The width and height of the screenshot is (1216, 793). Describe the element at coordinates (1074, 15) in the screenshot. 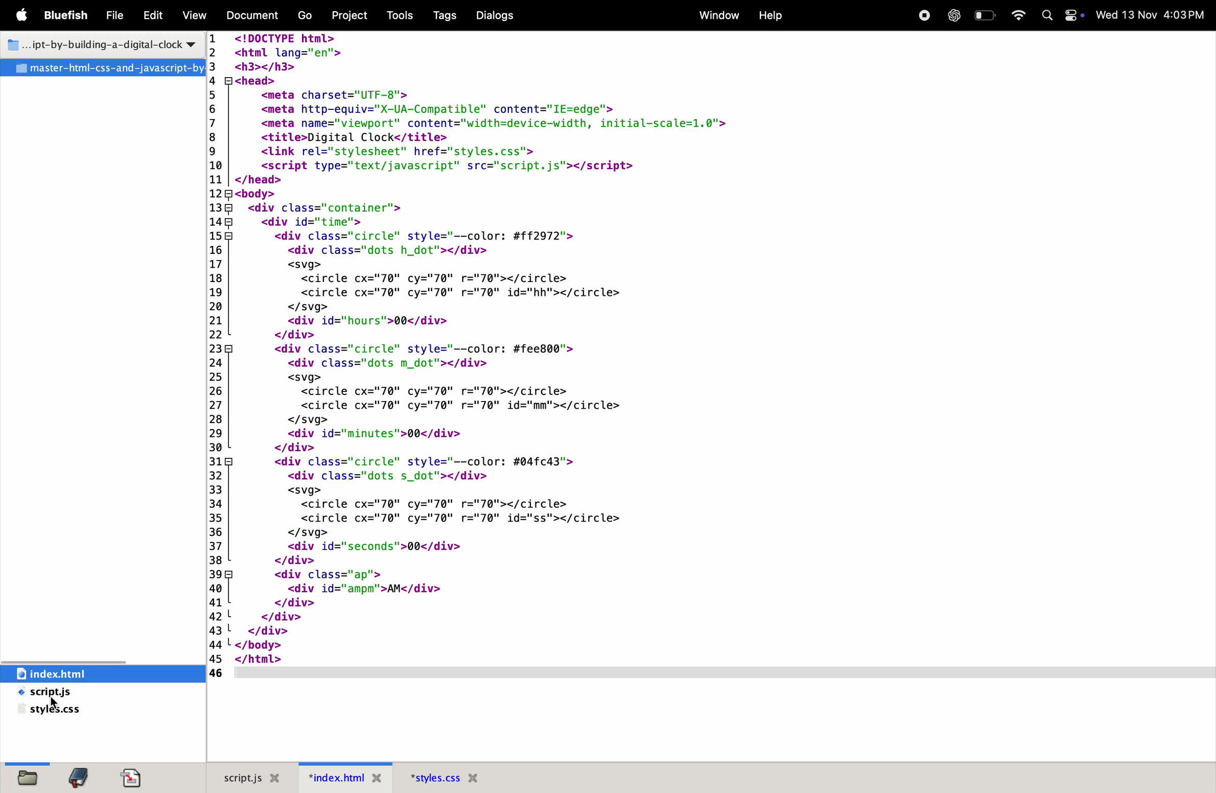

I see `apple widgets` at that location.